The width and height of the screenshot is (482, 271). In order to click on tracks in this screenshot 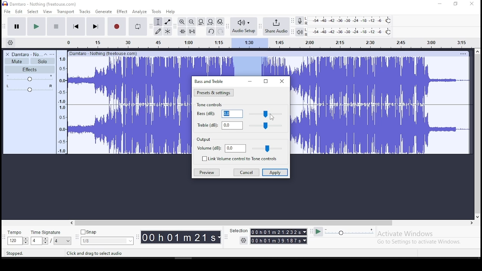, I will do `click(85, 12)`.